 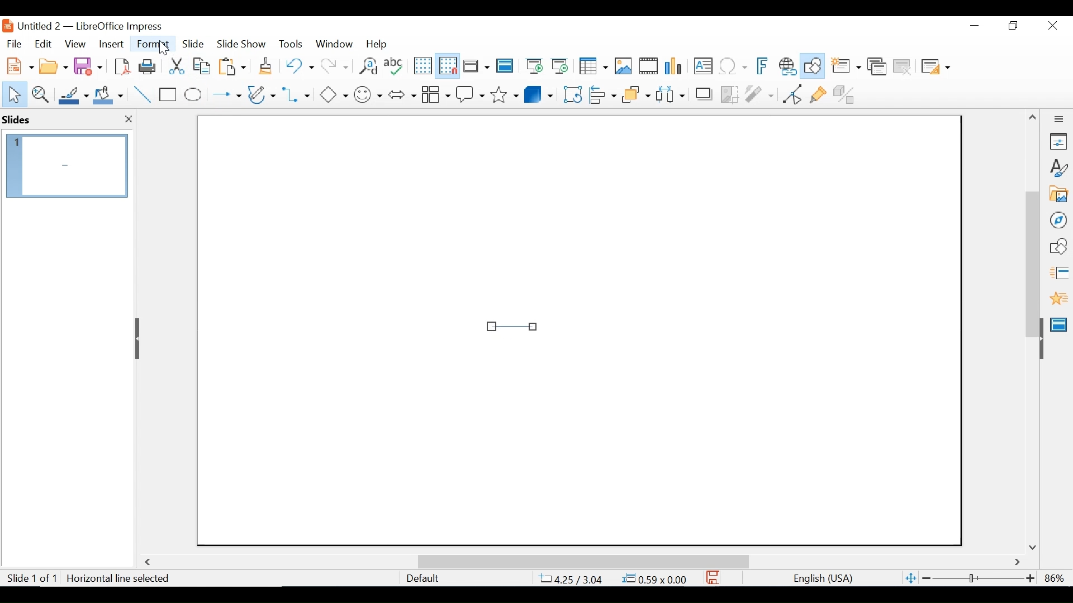 I want to click on , so click(x=435, y=93).